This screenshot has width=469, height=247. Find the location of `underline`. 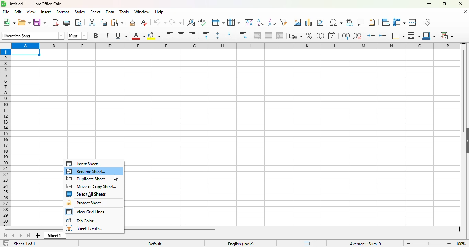

underline is located at coordinates (121, 36).